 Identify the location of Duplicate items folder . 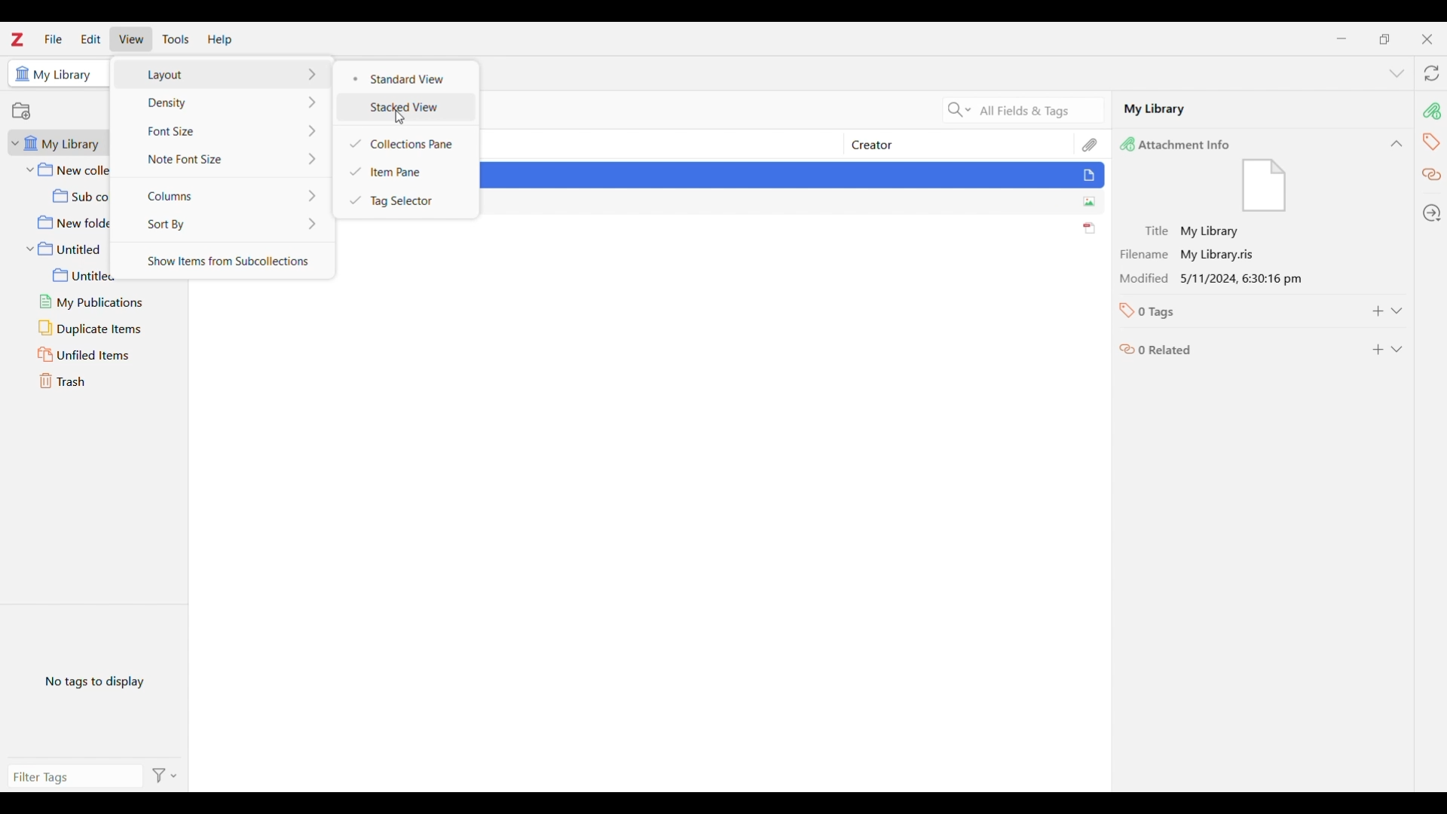
(99, 328).